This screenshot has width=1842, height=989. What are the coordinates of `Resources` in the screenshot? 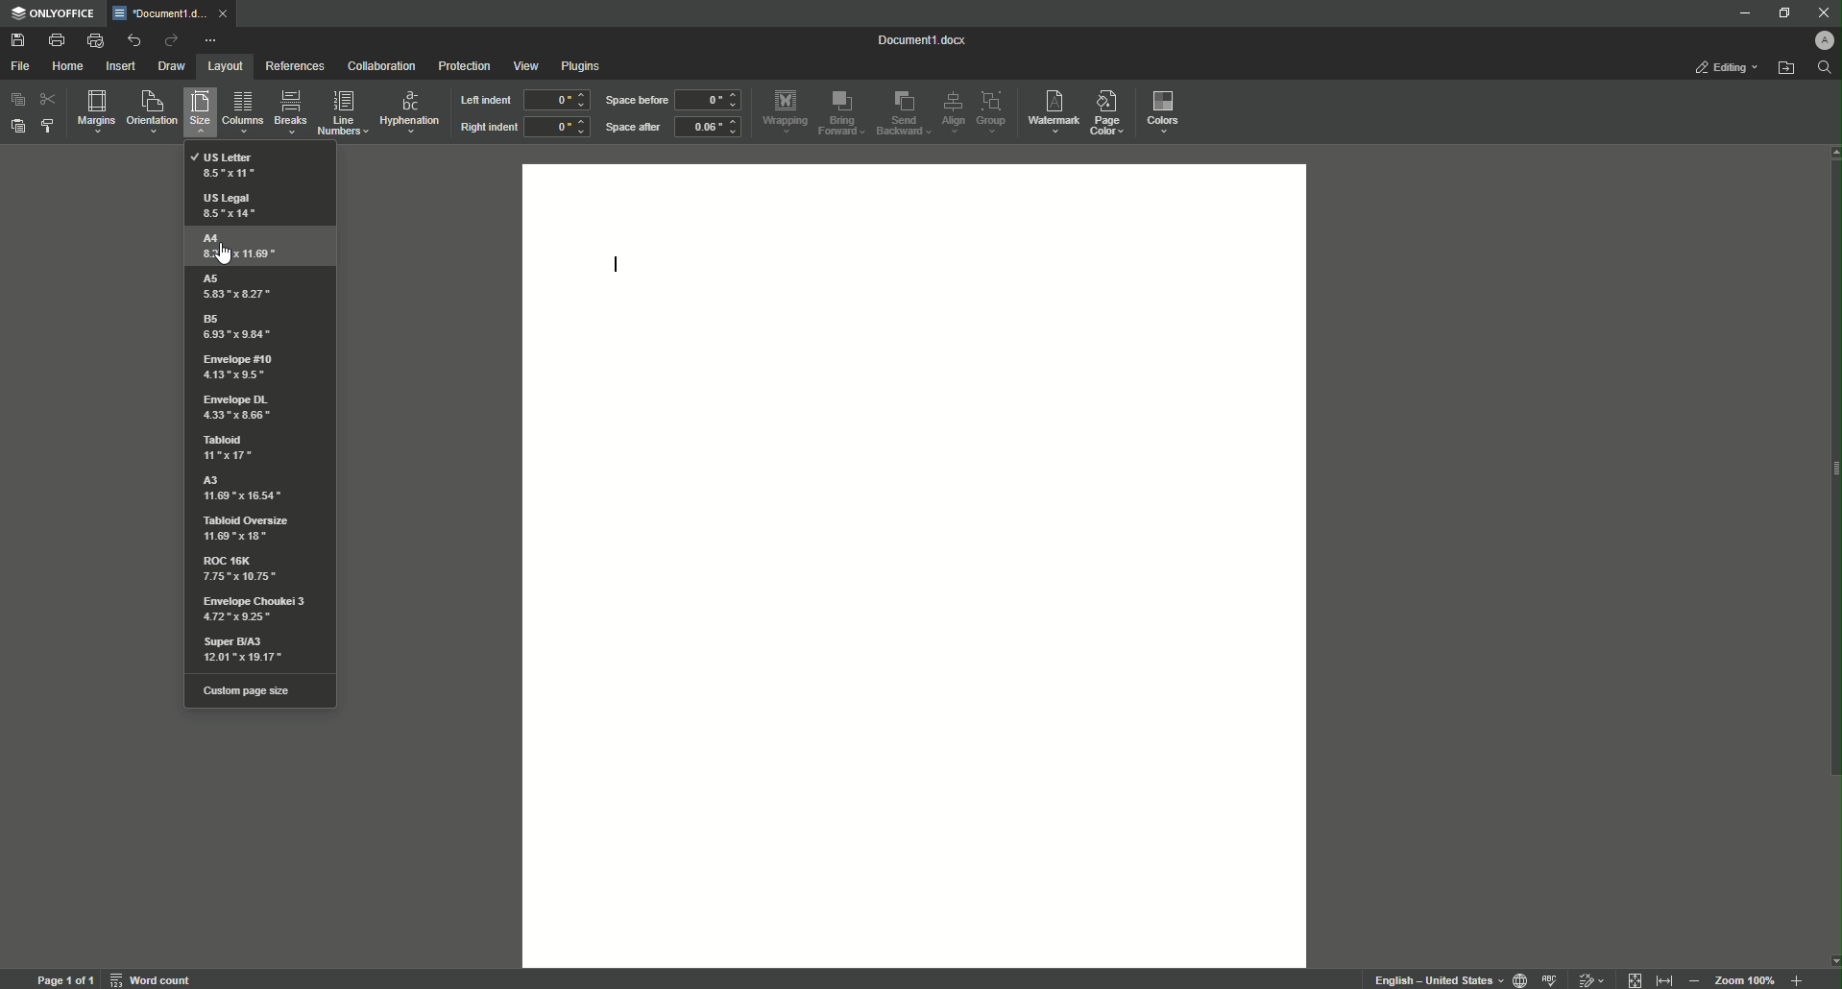 It's located at (293, 65).